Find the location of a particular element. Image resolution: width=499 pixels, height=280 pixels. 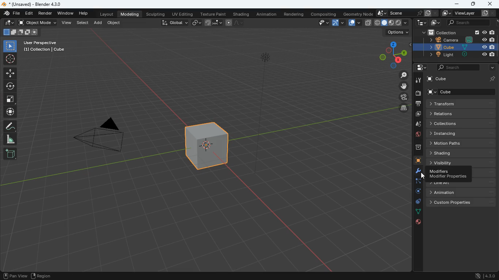

blender is located at coordinates (35, 4).